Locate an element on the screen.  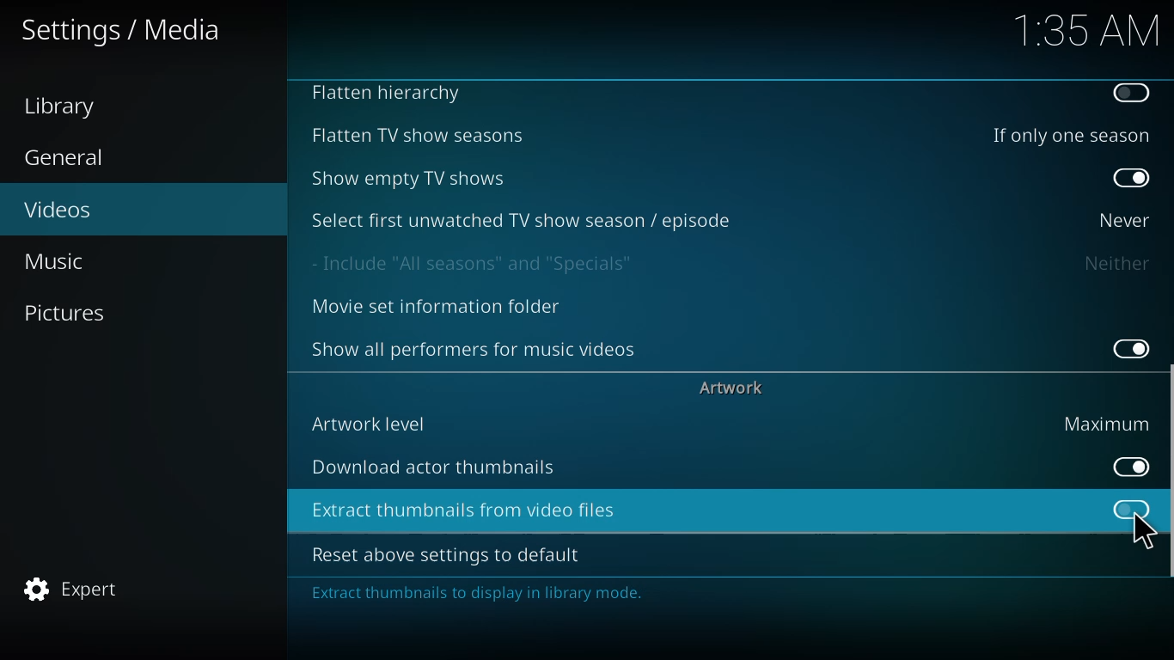
click to enable is located at coordinates (1122, 504).